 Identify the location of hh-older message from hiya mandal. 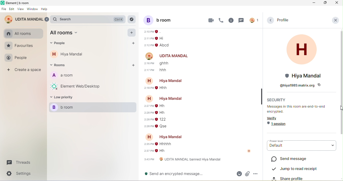
(161, 151).